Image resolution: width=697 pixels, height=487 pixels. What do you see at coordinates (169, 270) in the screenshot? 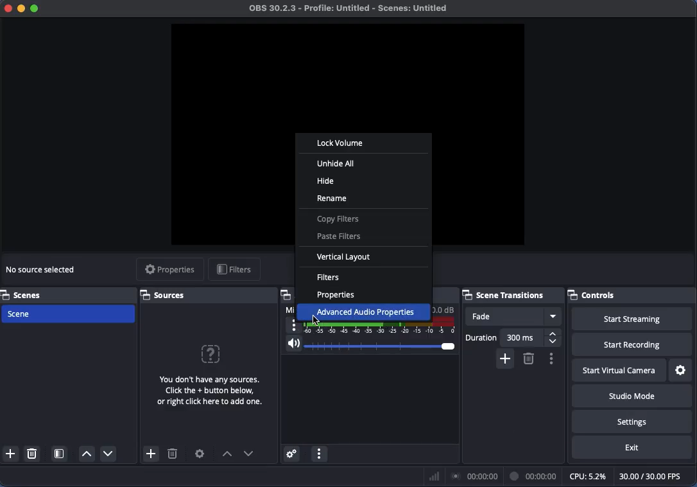
I see `Properties` at bounding box center [169, 270].